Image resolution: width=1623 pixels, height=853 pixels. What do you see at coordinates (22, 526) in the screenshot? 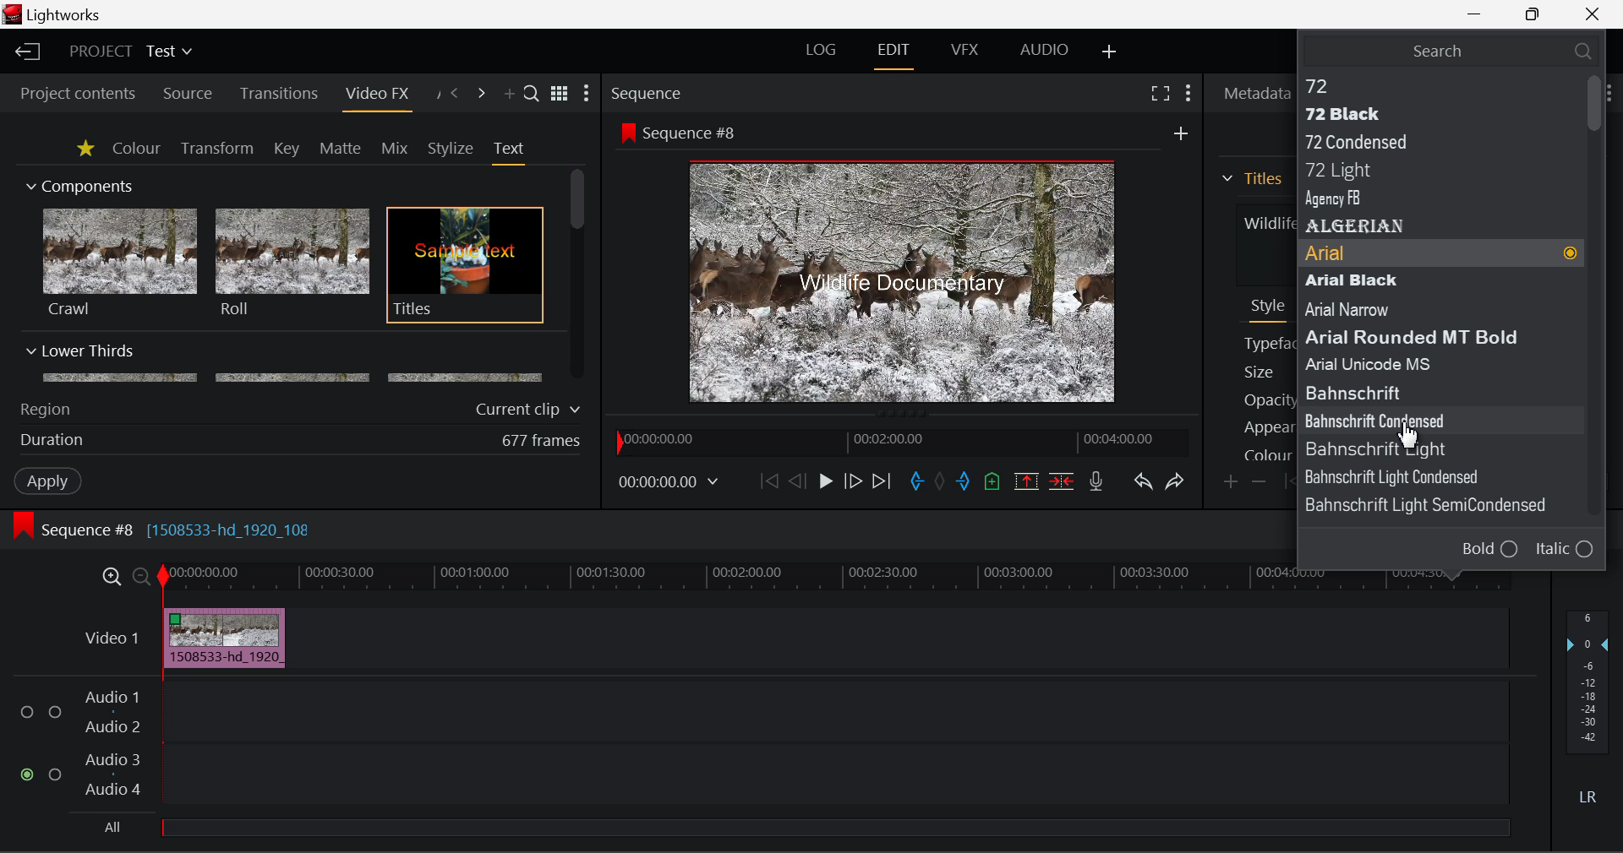
I see `icon` at bounding box center [22, 526].